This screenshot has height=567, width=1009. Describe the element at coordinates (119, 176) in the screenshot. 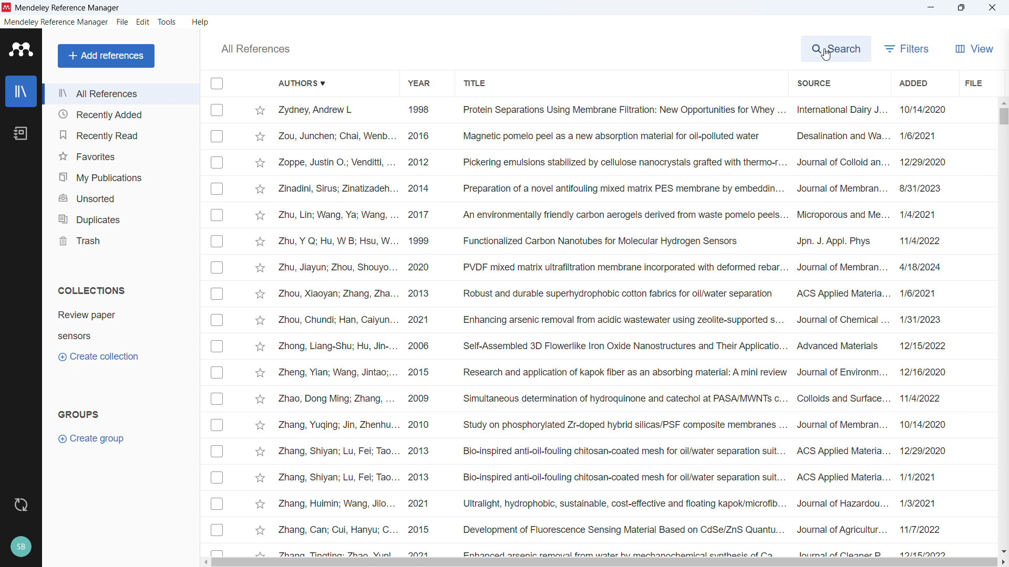

I see `My publications ` at that location.